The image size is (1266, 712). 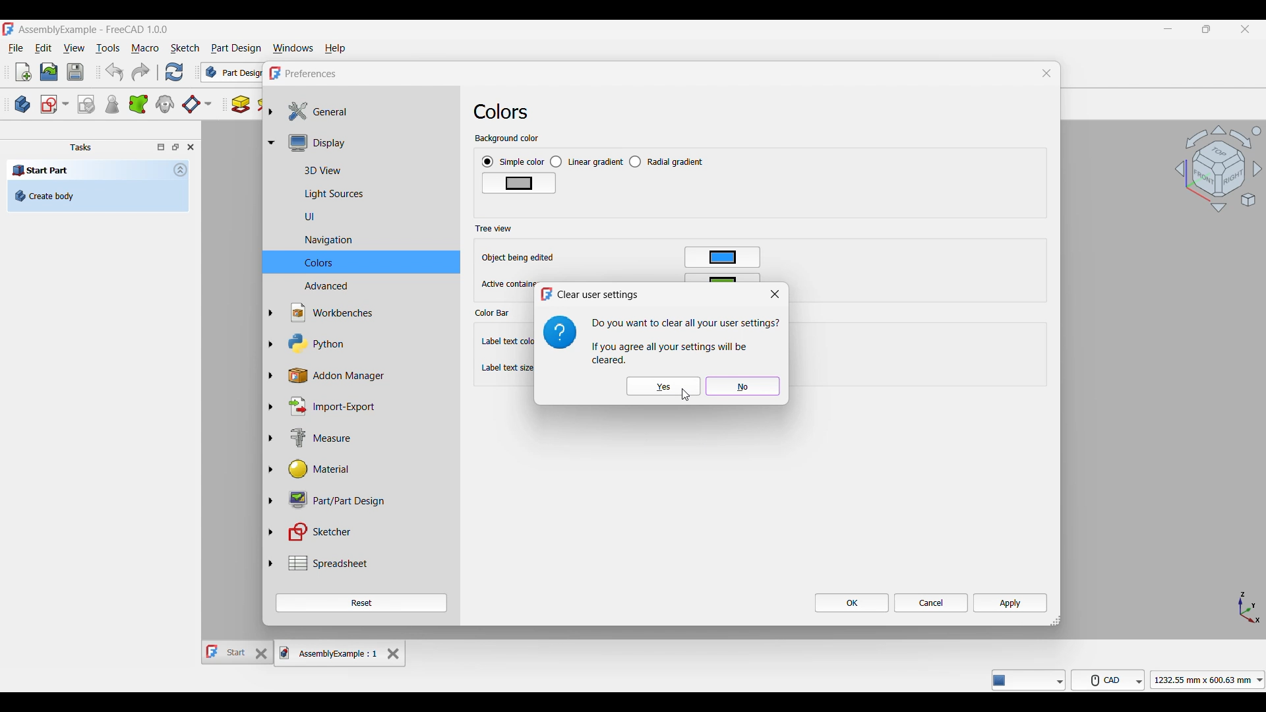 I want to click on No, so click(x=743, y=386).